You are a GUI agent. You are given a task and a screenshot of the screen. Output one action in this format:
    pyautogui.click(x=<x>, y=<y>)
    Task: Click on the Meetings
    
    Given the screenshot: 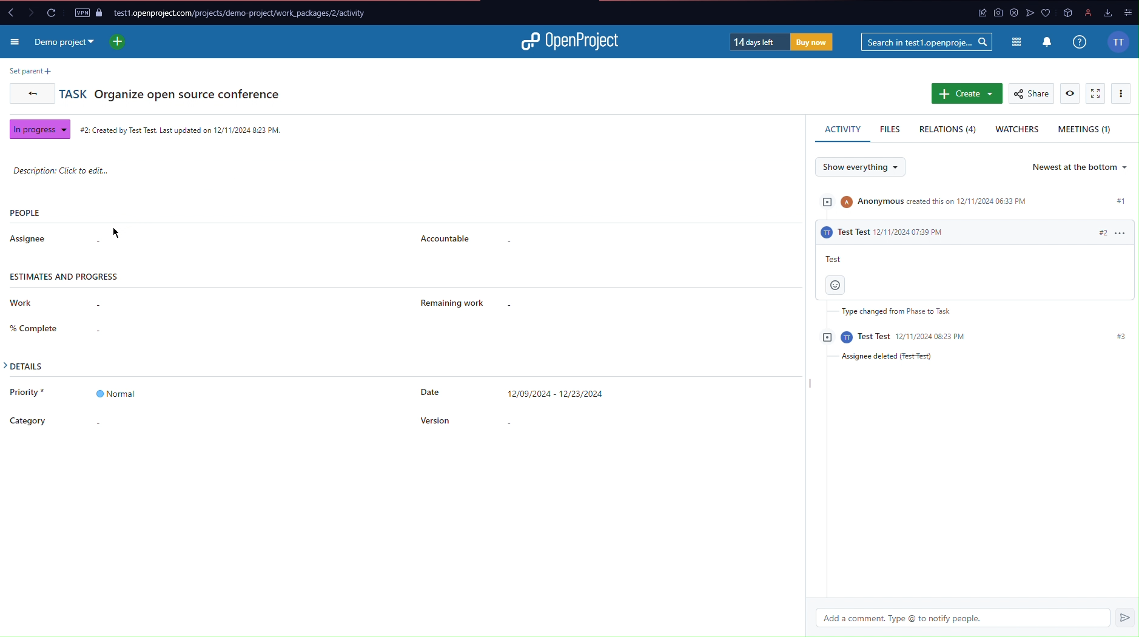 What is the action you would take?
    pyautogui.click(x=1090, y=131)
    